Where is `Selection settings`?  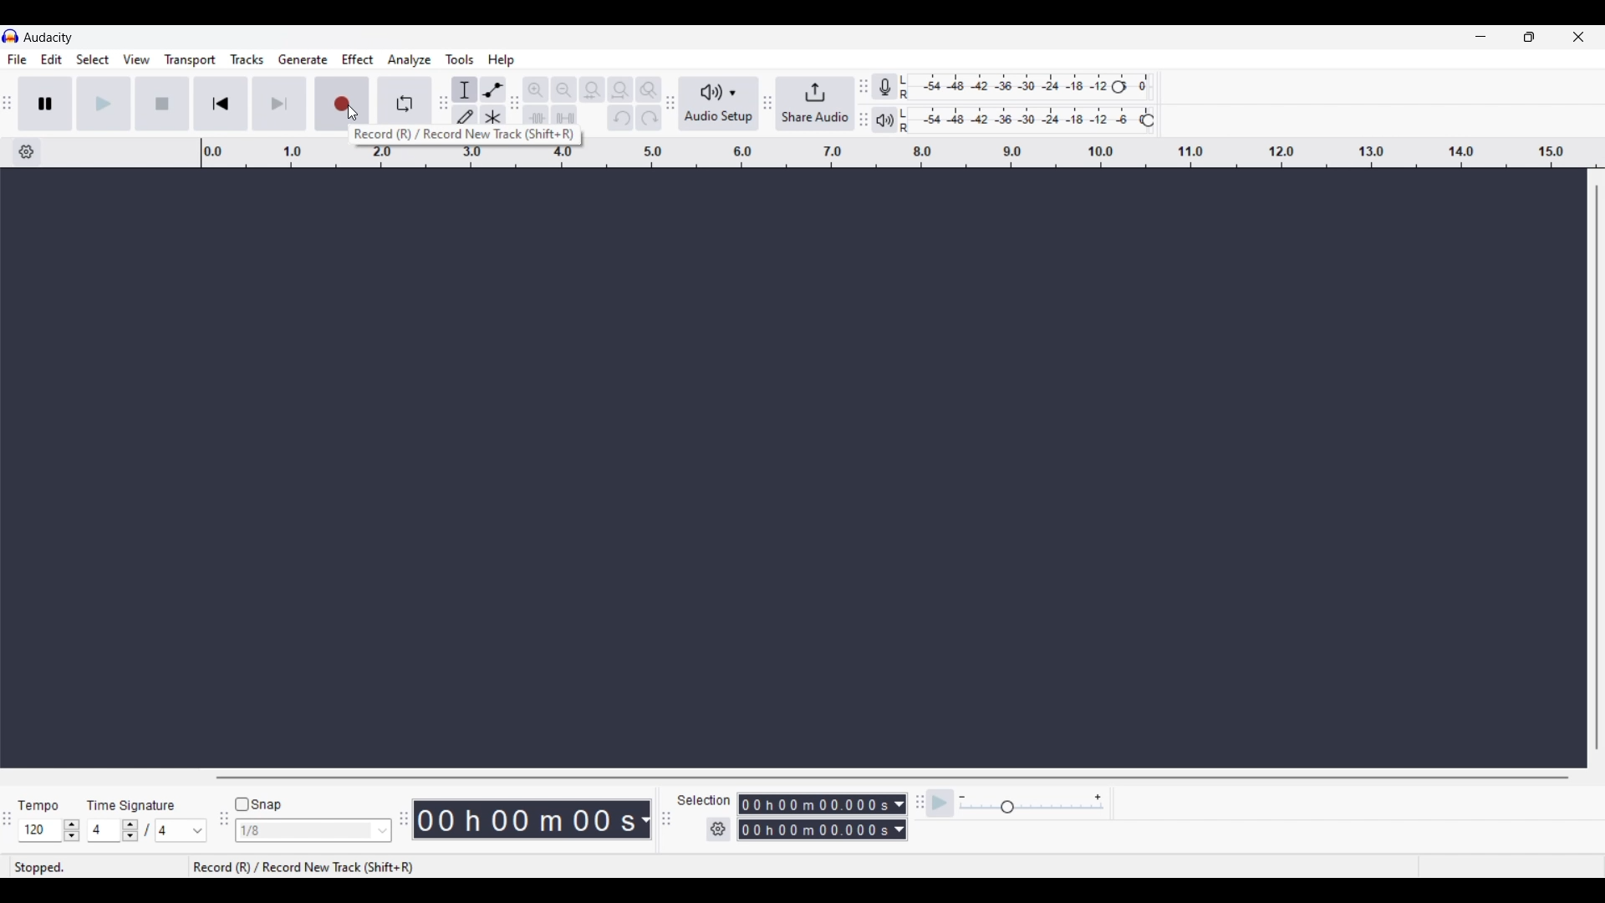
Selection settings is located at coordinates (719, 830).